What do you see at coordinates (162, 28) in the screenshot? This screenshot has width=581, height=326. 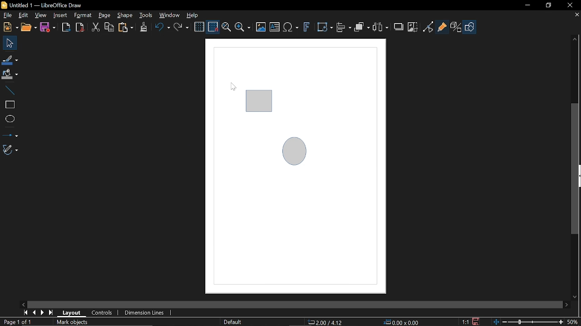 I see `Undo` at bounding box center [162, 28].